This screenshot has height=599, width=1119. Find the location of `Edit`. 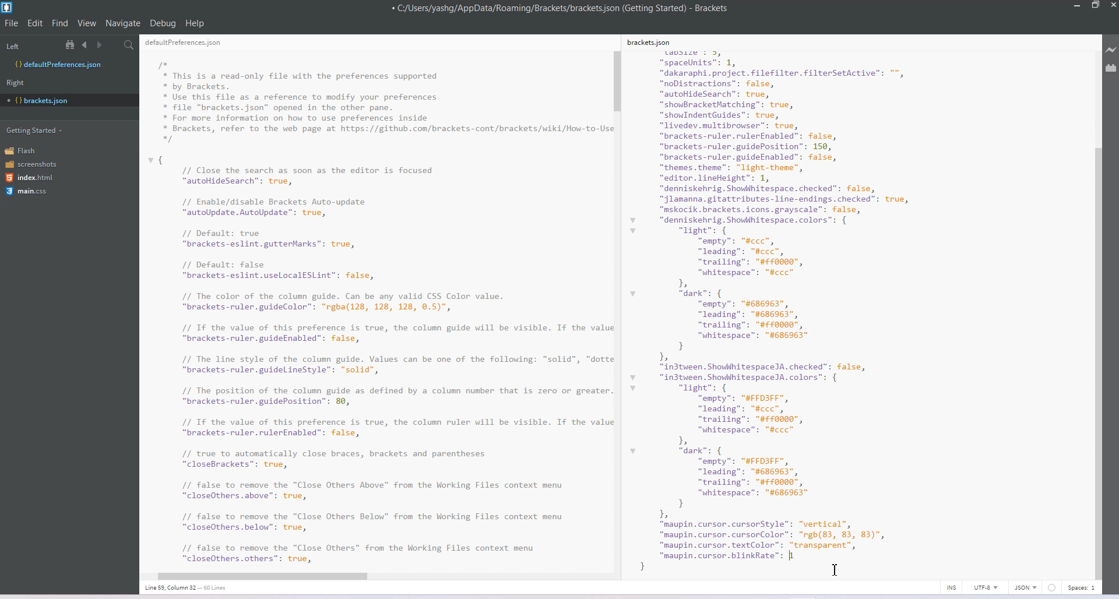

Edit is located at coordinates (36, 23).